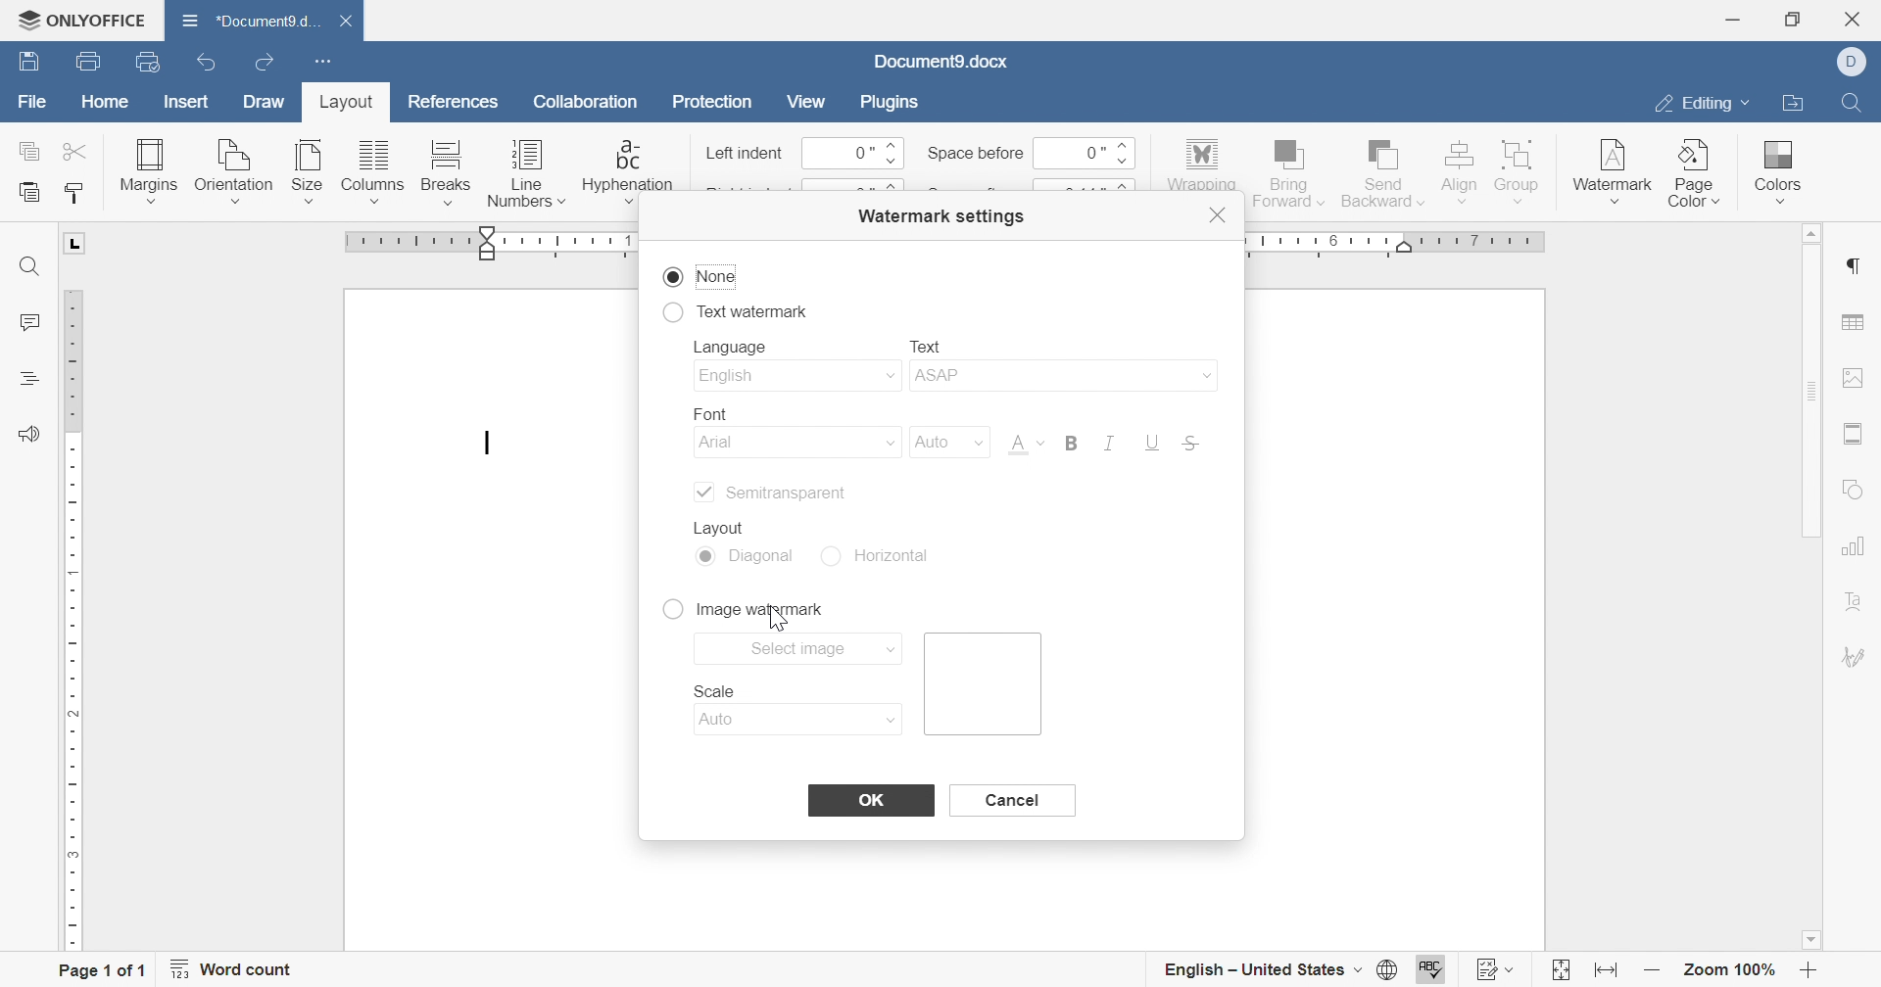 The image size is (1881, 987). I want to click on find, so click(29, 267).